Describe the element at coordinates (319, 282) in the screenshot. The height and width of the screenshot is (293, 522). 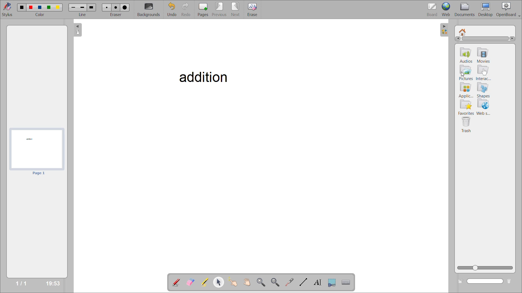
I see `write text` at that location.